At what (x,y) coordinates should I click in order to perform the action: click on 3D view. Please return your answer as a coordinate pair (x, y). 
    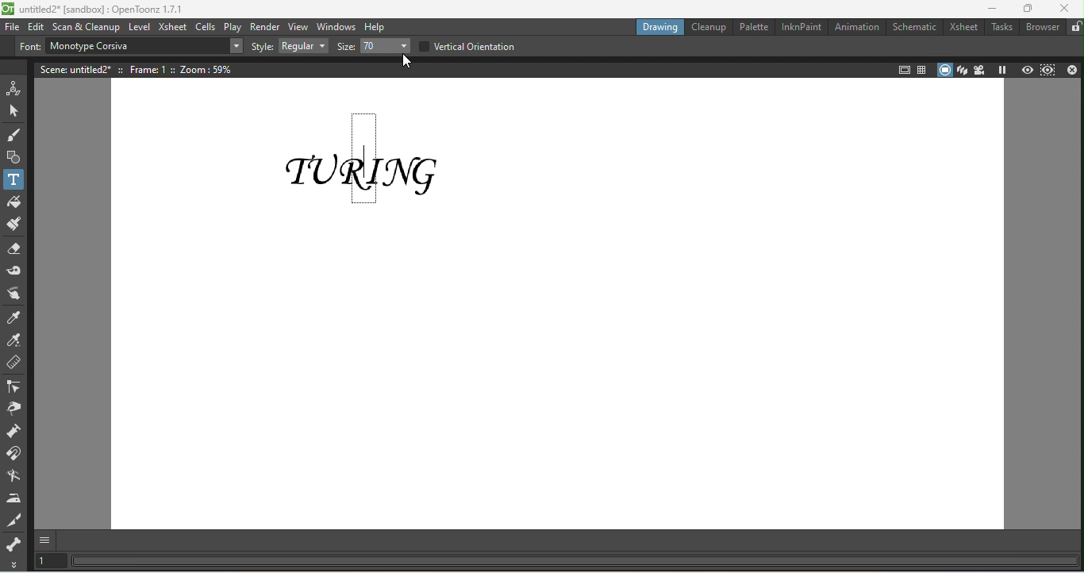
    Looking at the image, I should click on (963, 68).